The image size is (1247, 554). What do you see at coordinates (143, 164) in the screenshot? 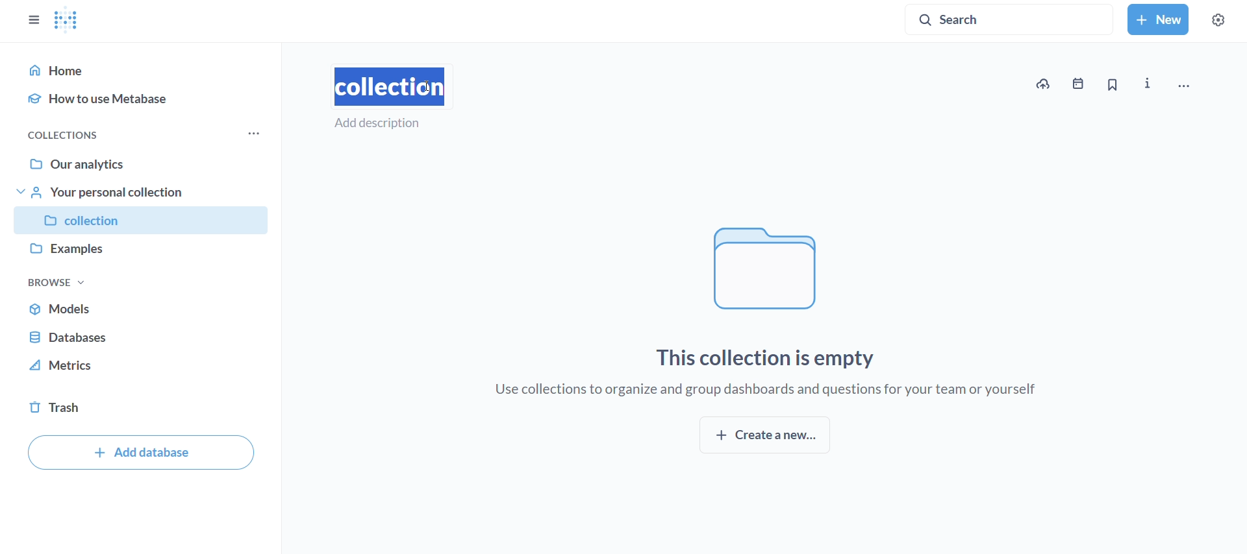
I see `our analytics` at bounding box center [143, 164].